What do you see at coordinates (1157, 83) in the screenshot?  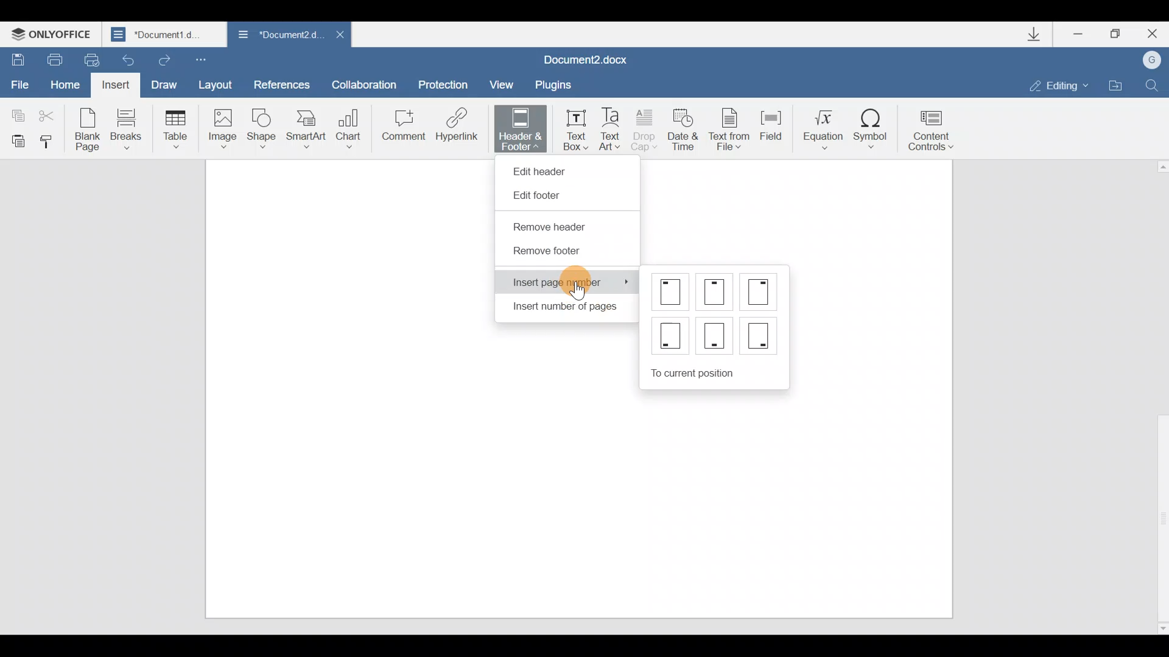 I see `Find` at bounding box center [1157, 83].